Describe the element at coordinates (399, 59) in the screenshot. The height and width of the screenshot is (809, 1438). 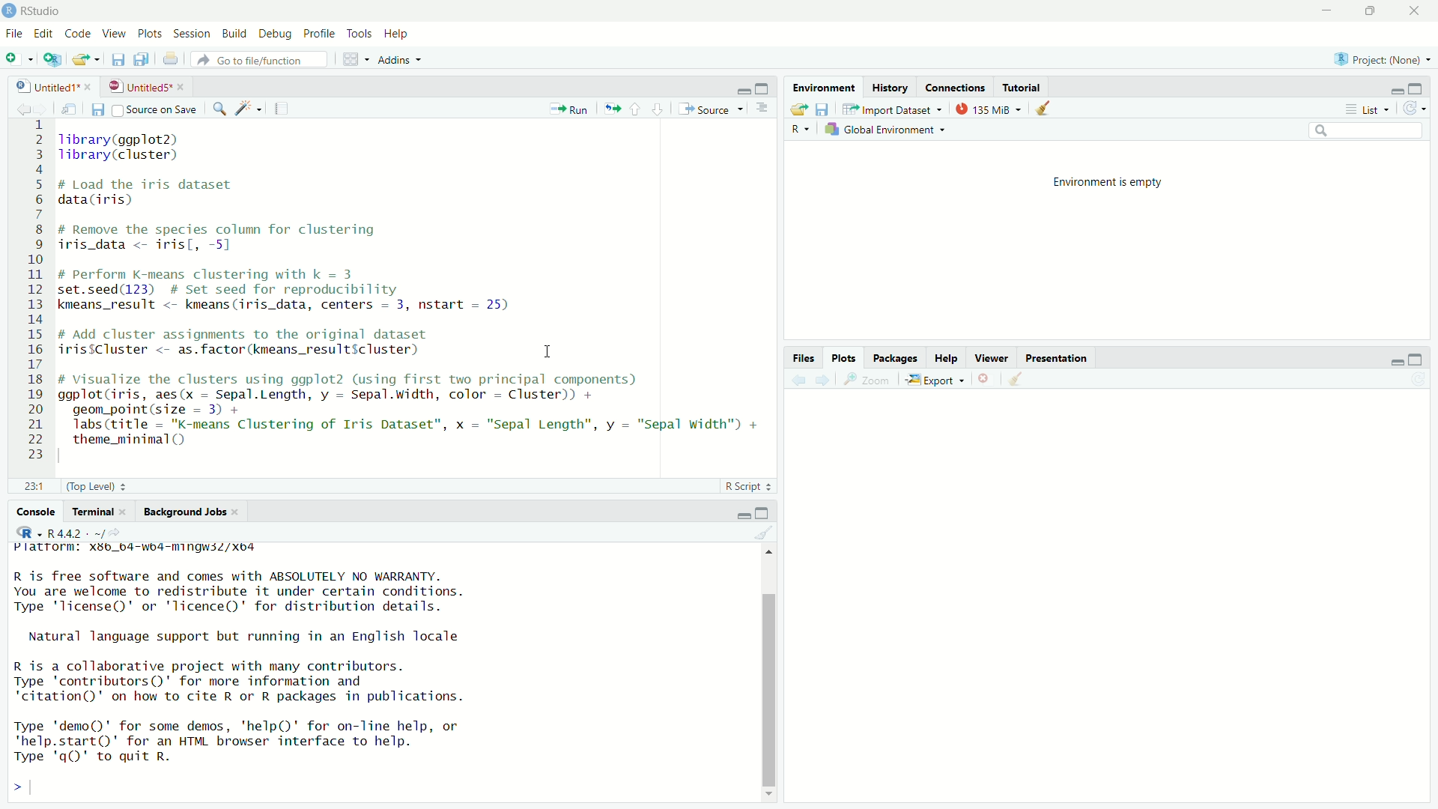
I see `addins` at that location.